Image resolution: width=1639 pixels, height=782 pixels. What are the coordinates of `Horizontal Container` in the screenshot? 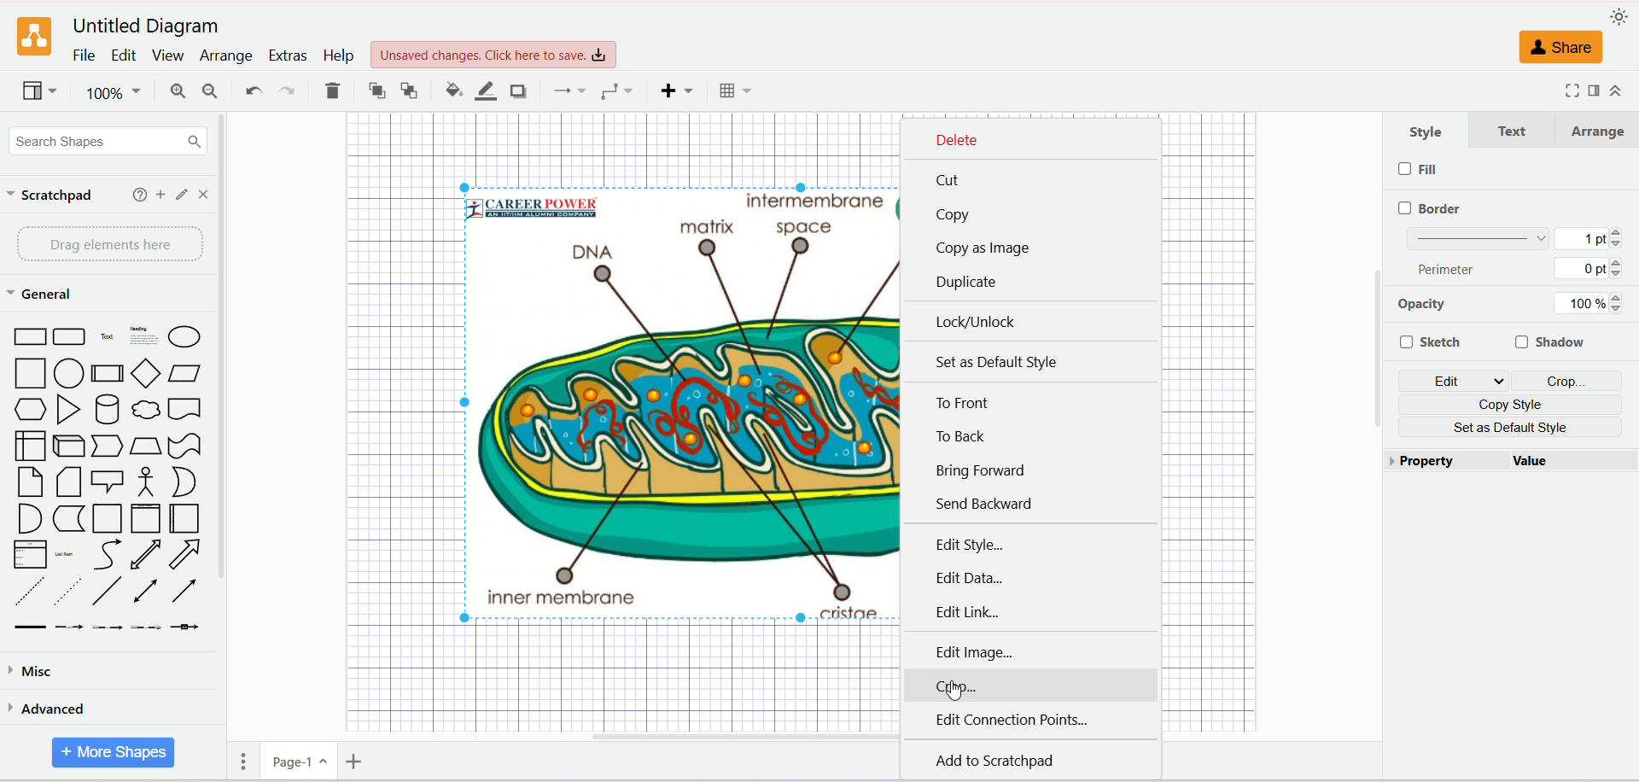 It's located at (186, 520).